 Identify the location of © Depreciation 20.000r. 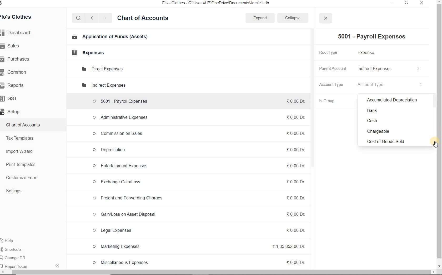
(199, 151).